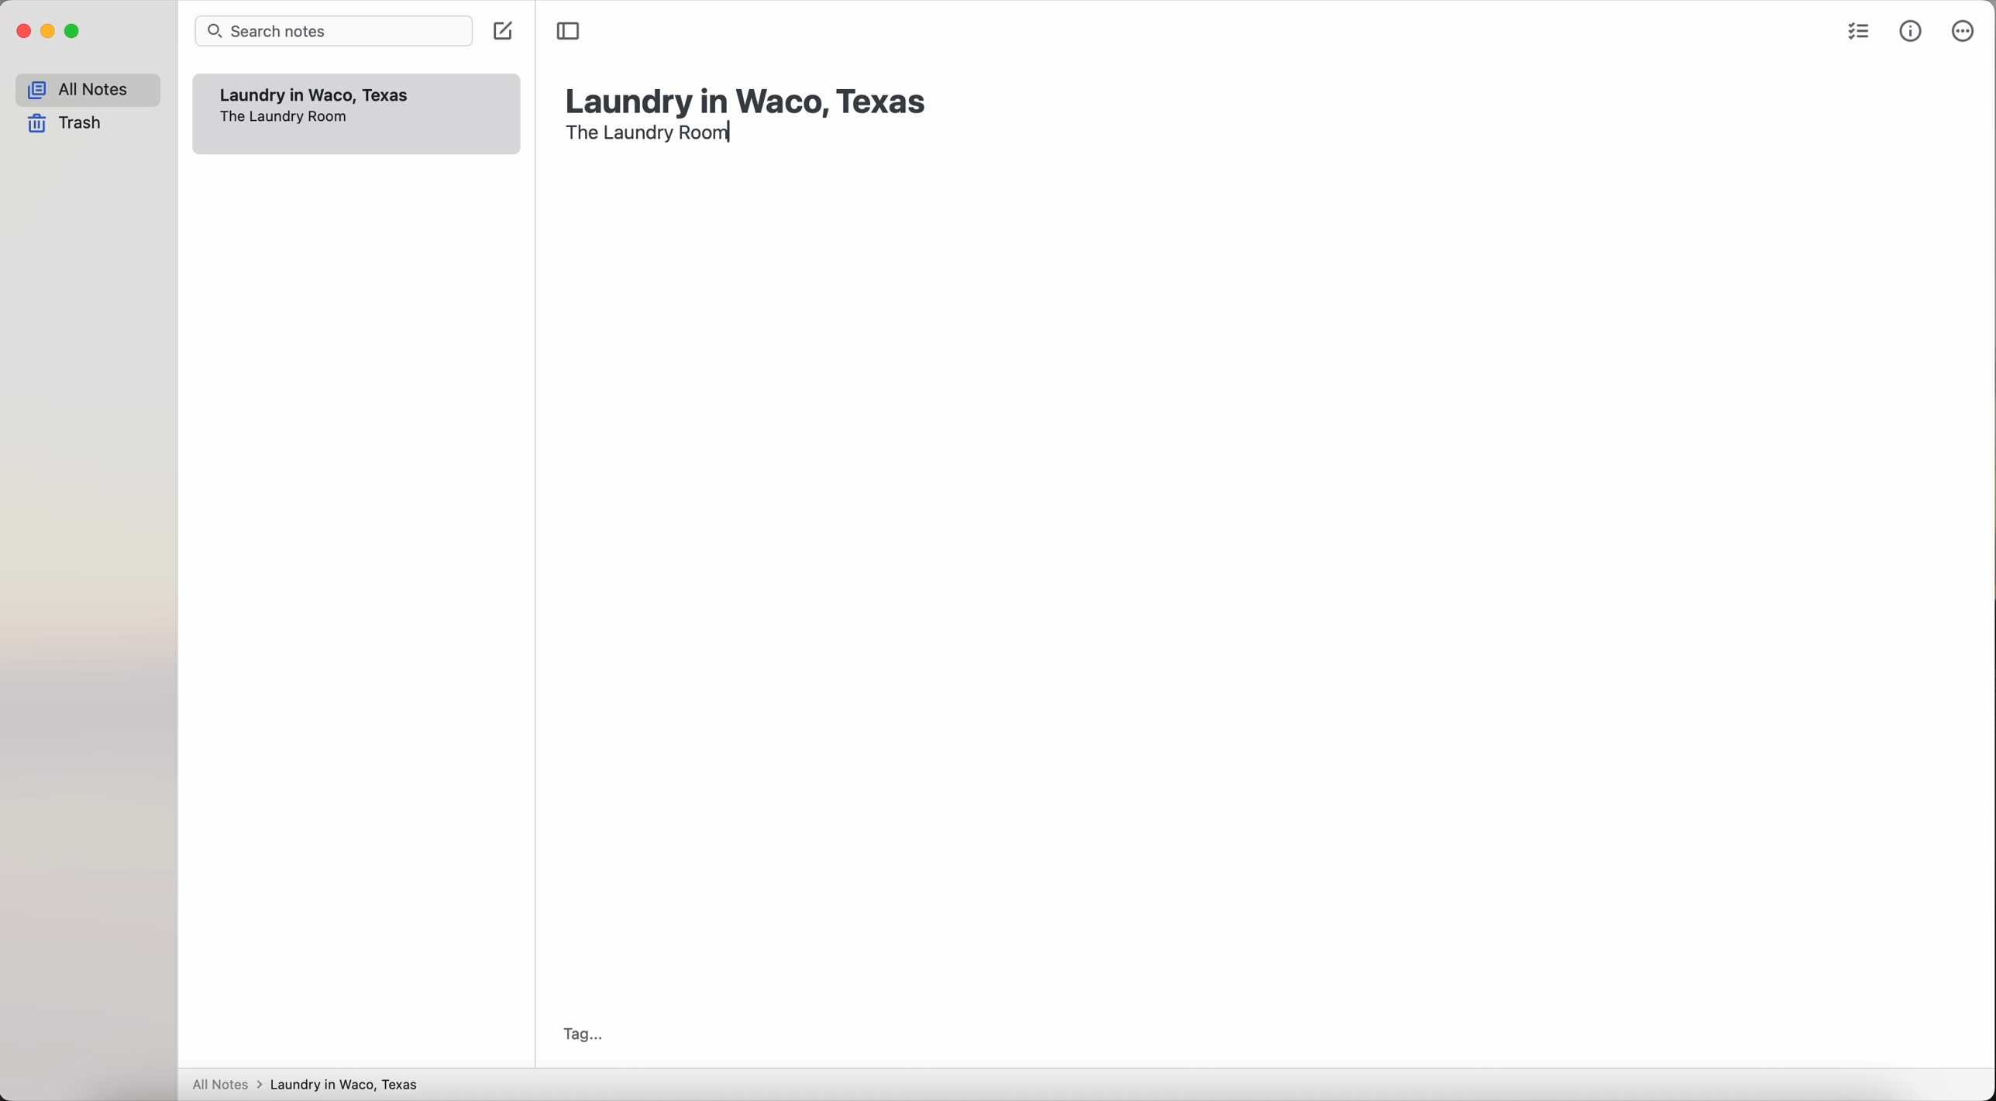 This screenshot has height=1101, width=1996. What do you see at coordinates (24, 32) in the screenshot?
I see `close app` at bounding box center [24, 32].